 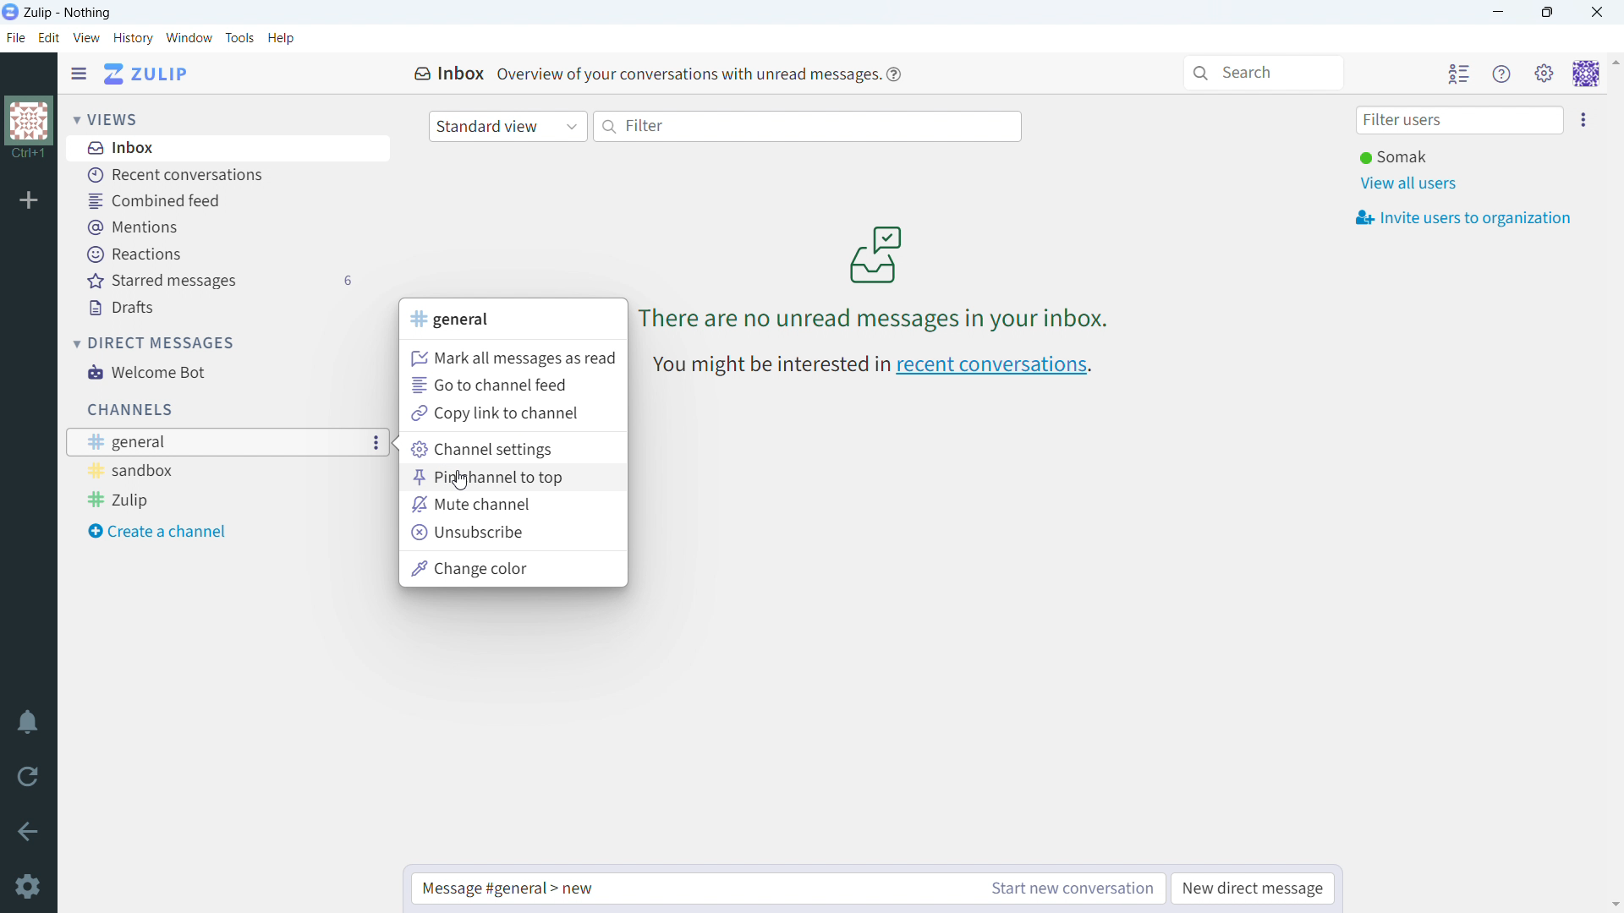 What do you see at coordinates (809, 127) in the screenshot?
I see `filter` at bounding box center [809, 127].